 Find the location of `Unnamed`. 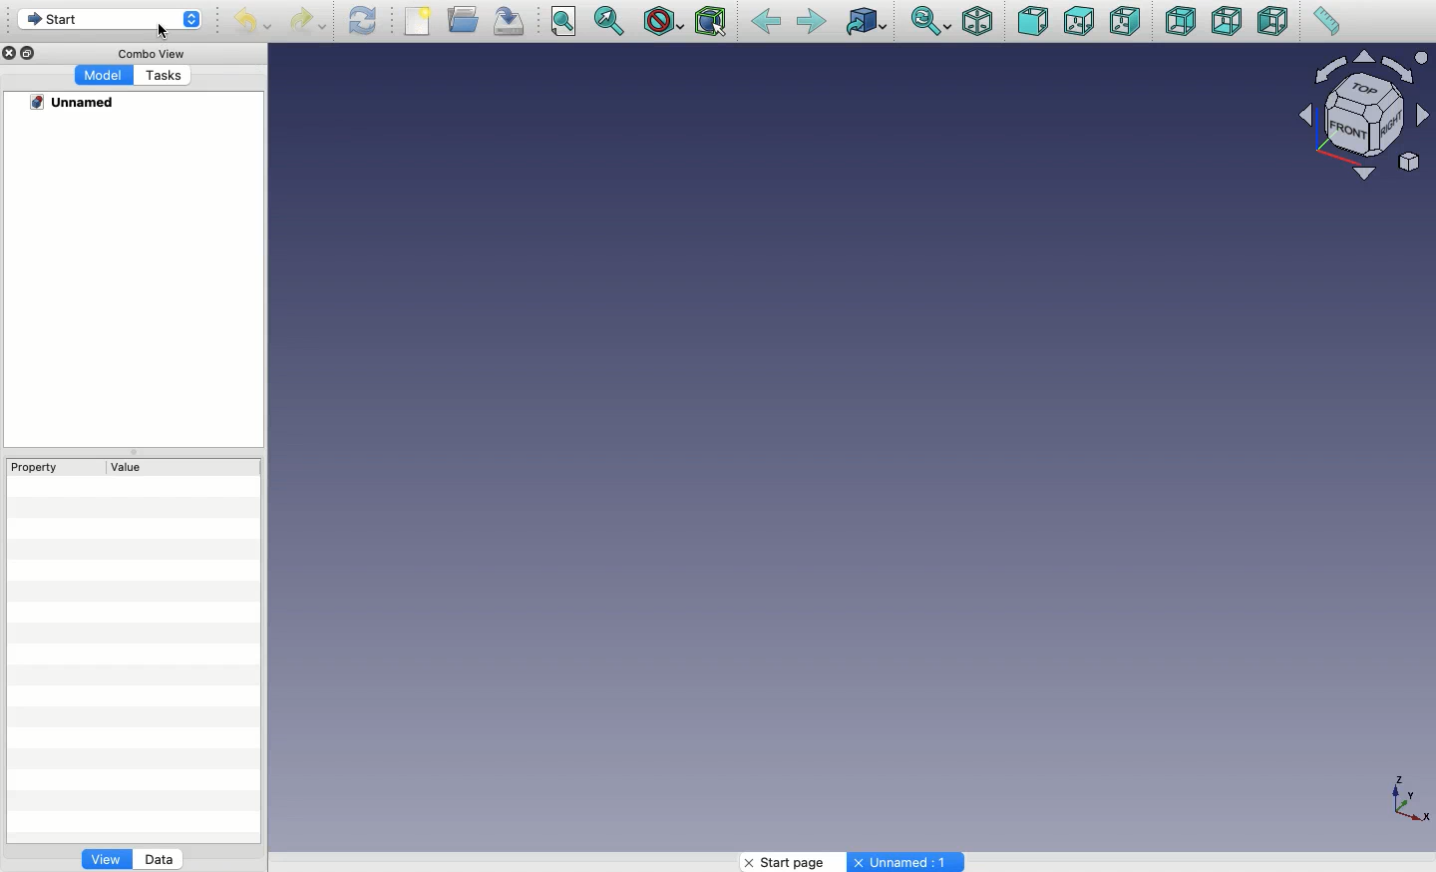

Unnamed is located at coordinates (75, 103).